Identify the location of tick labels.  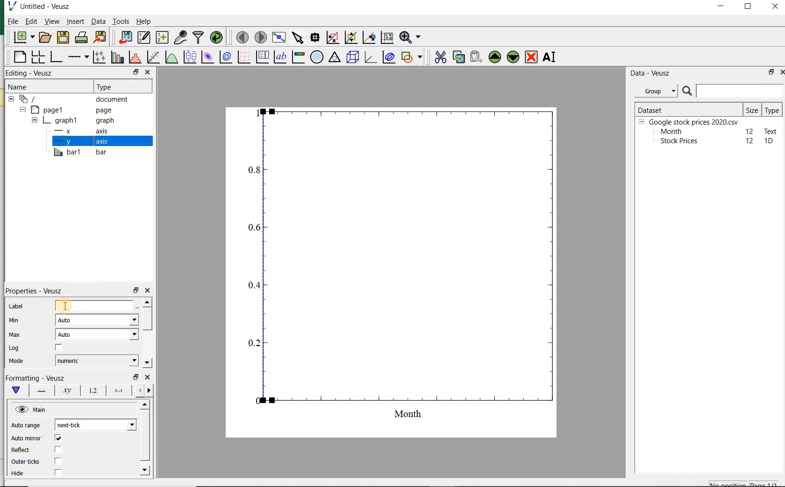
(91, 392).